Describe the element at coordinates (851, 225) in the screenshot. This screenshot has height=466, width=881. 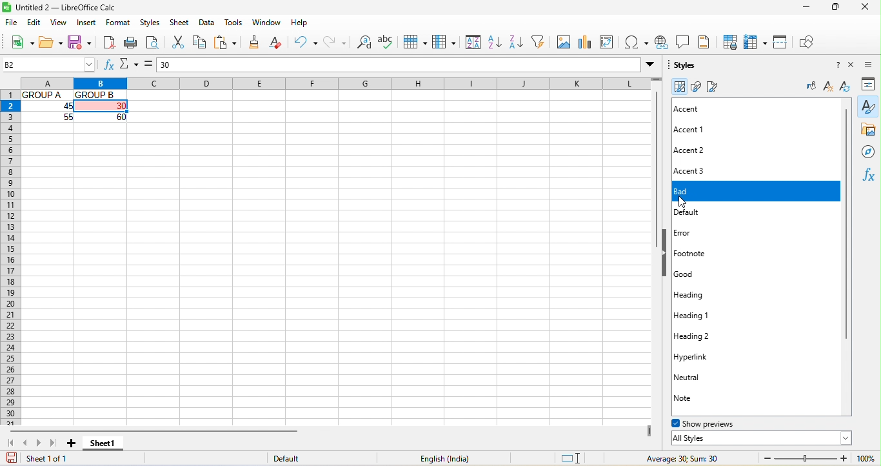
I see `vertical scroll bar` at that location.